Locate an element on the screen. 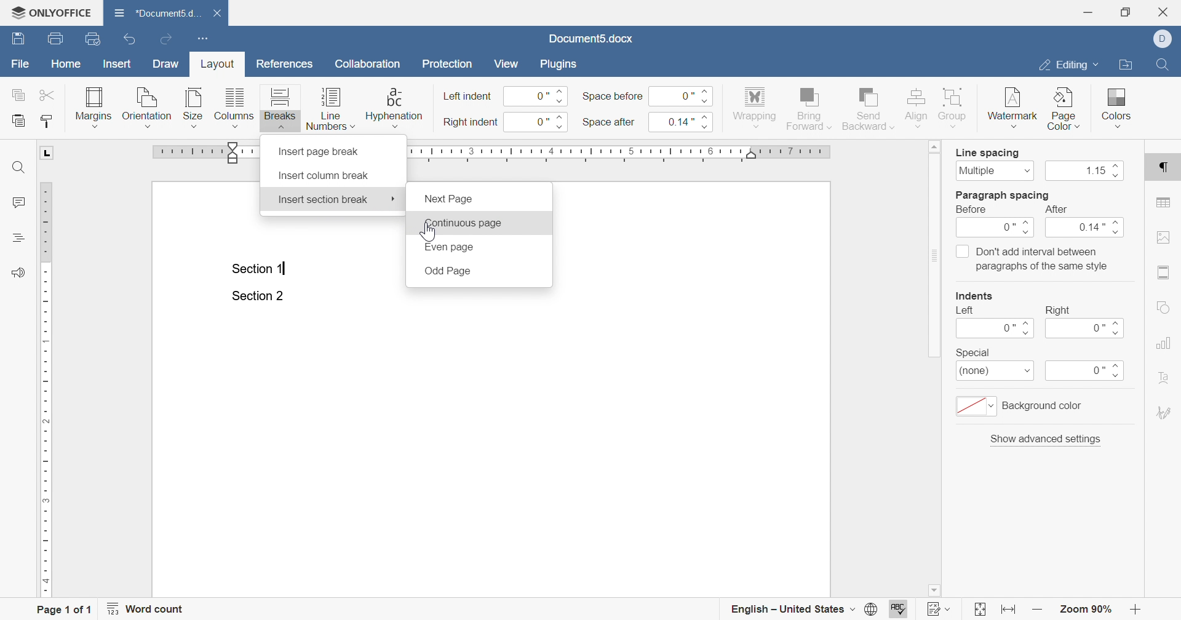 This screenshot has width=1181, height=620. after is located at coordinates (1055, 210).